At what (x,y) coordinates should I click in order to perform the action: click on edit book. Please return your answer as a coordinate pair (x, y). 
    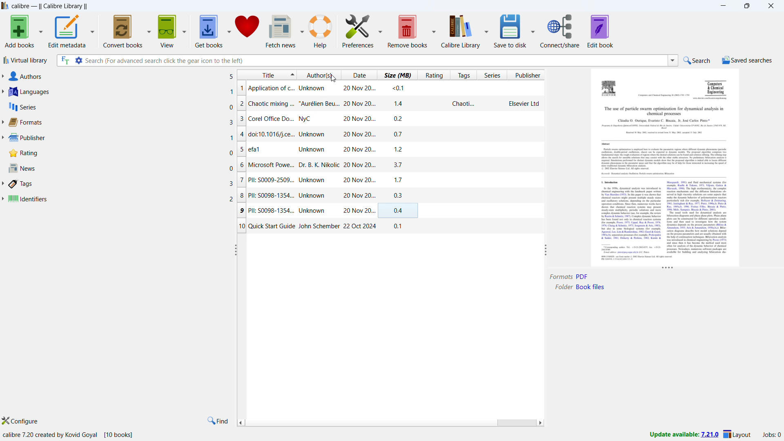
    Looking at the image, I should click on (600, 31).